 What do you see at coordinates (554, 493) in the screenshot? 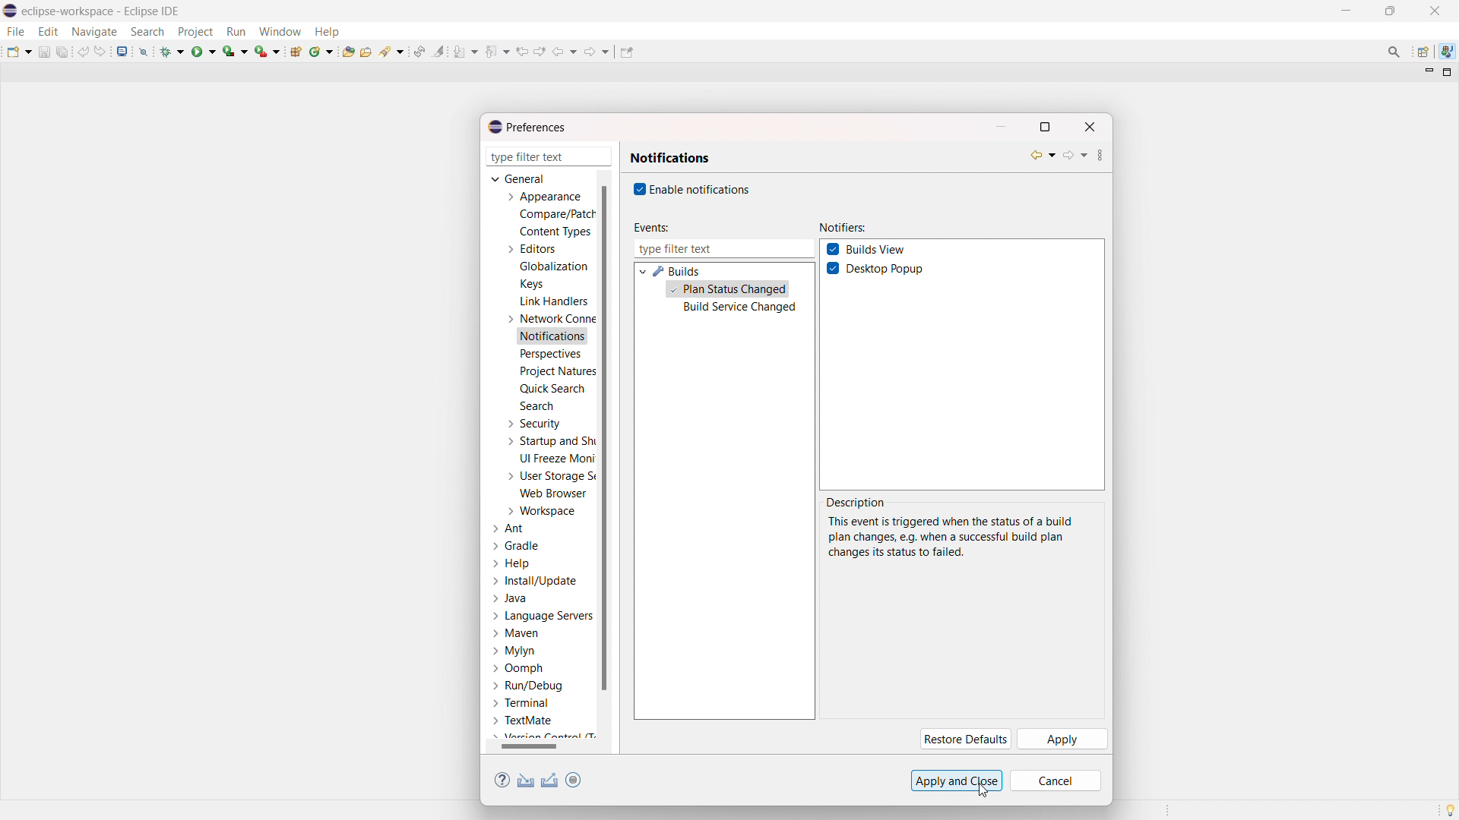
I see `web browser` at bounding box center [554, 493].